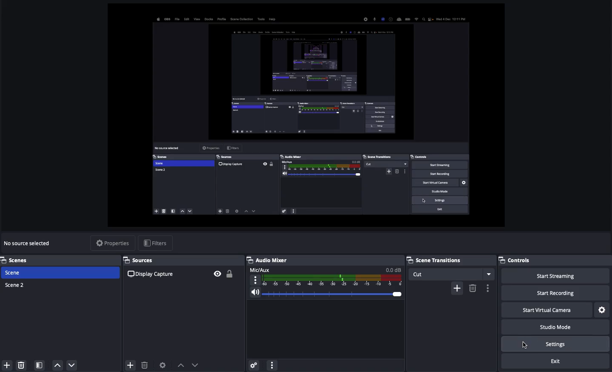 This screenshot has height=372, width=612. What do you see at coordinates (328, 276) in the screenshot?
I see `Mic aux` at bounding box center [328, 276].